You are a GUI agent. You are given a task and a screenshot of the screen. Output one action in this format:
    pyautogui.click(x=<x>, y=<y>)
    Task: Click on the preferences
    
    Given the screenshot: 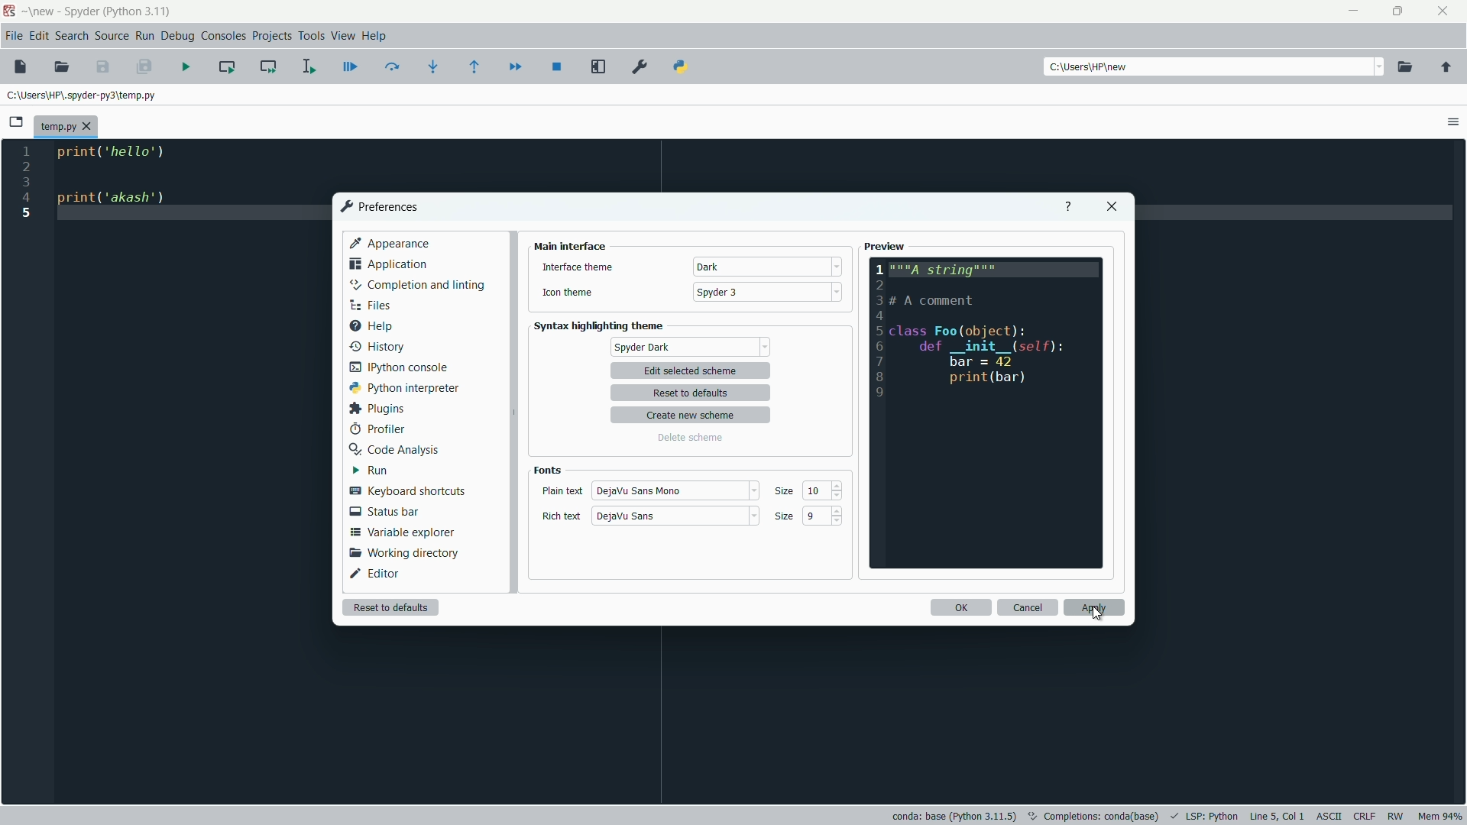 What is the action you would take?
    pyautogui.click(x=640, y=67)
    